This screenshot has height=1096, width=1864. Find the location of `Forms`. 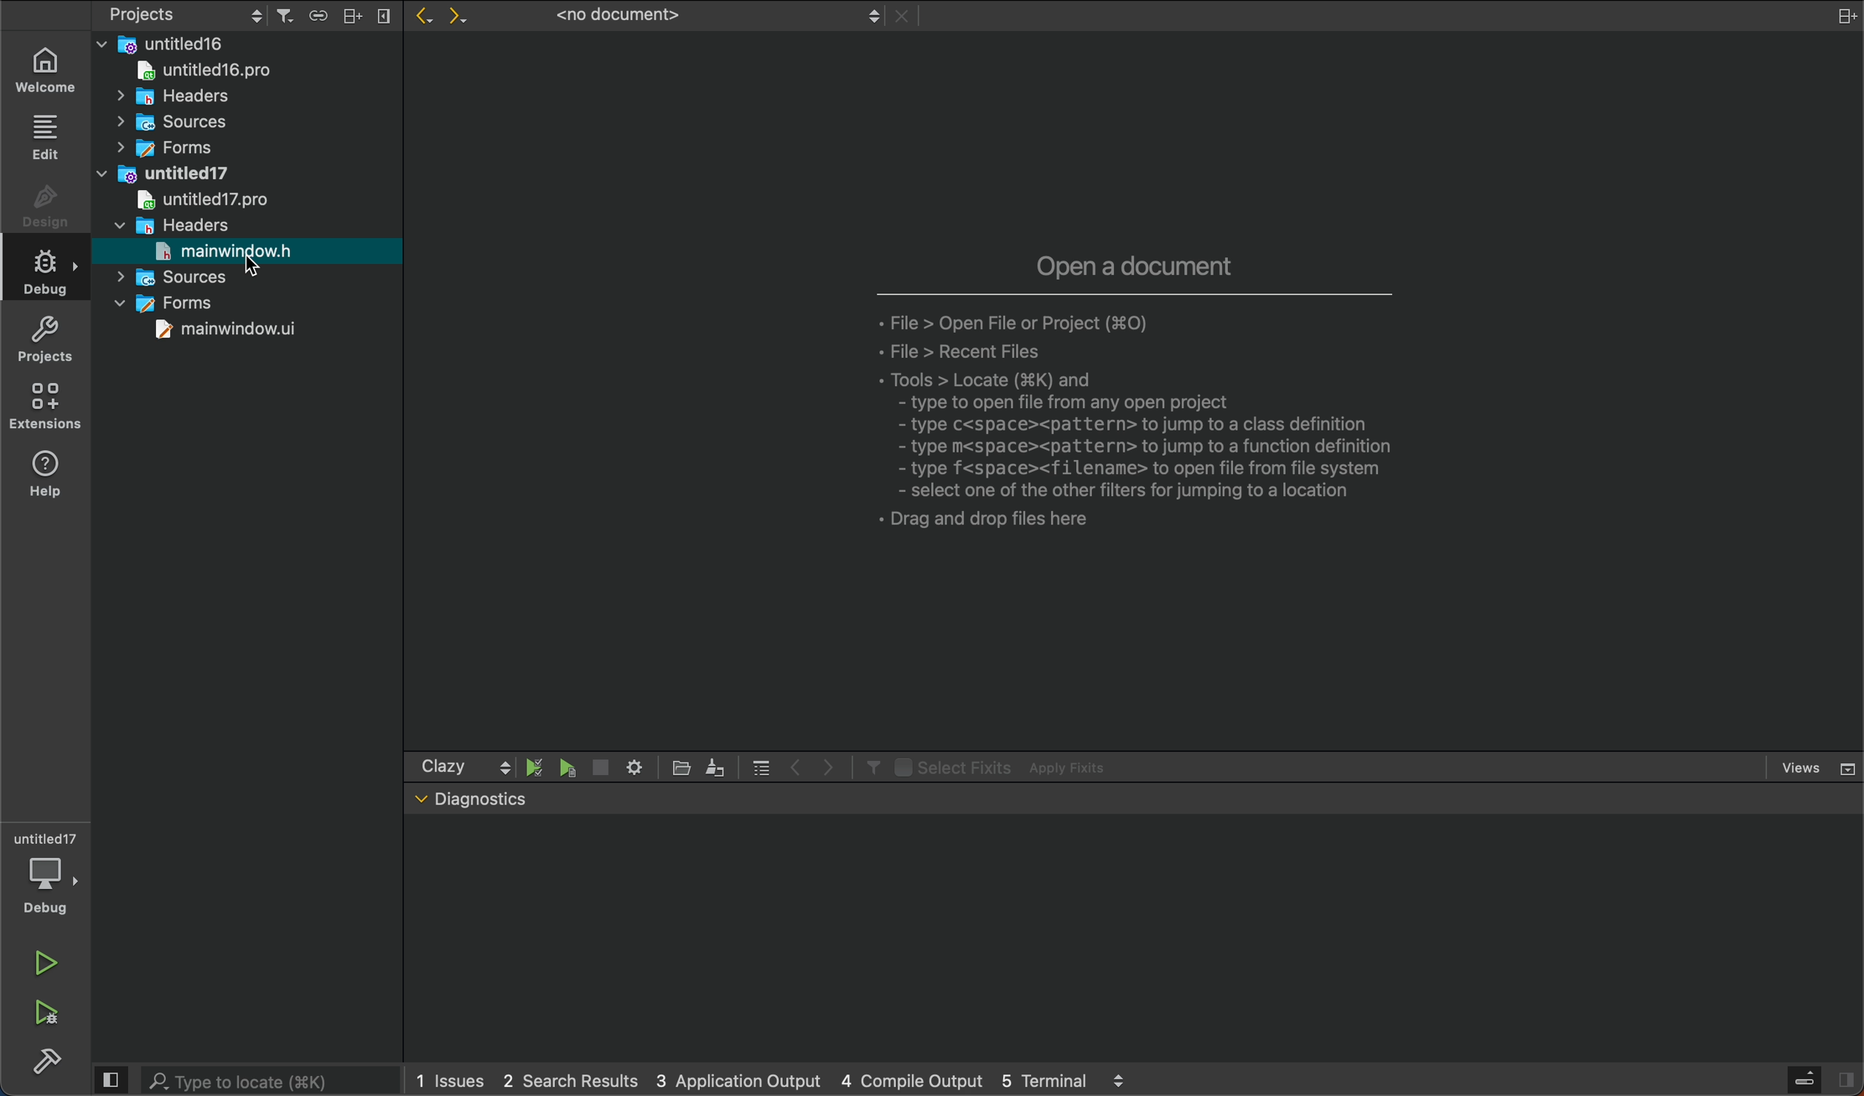

Forms is located at coordinates (161, 147).